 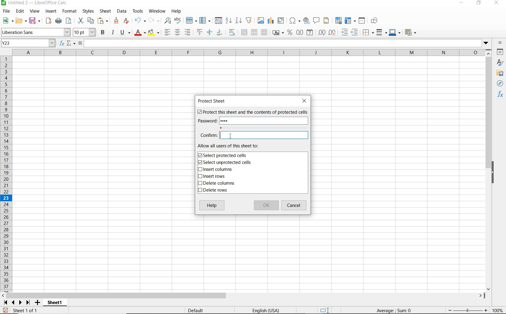 What do you see at coordinates (224, 155) in the screenshot?
I see `SELECT PROTECTED CELLS` at bounding box center [224, 155].